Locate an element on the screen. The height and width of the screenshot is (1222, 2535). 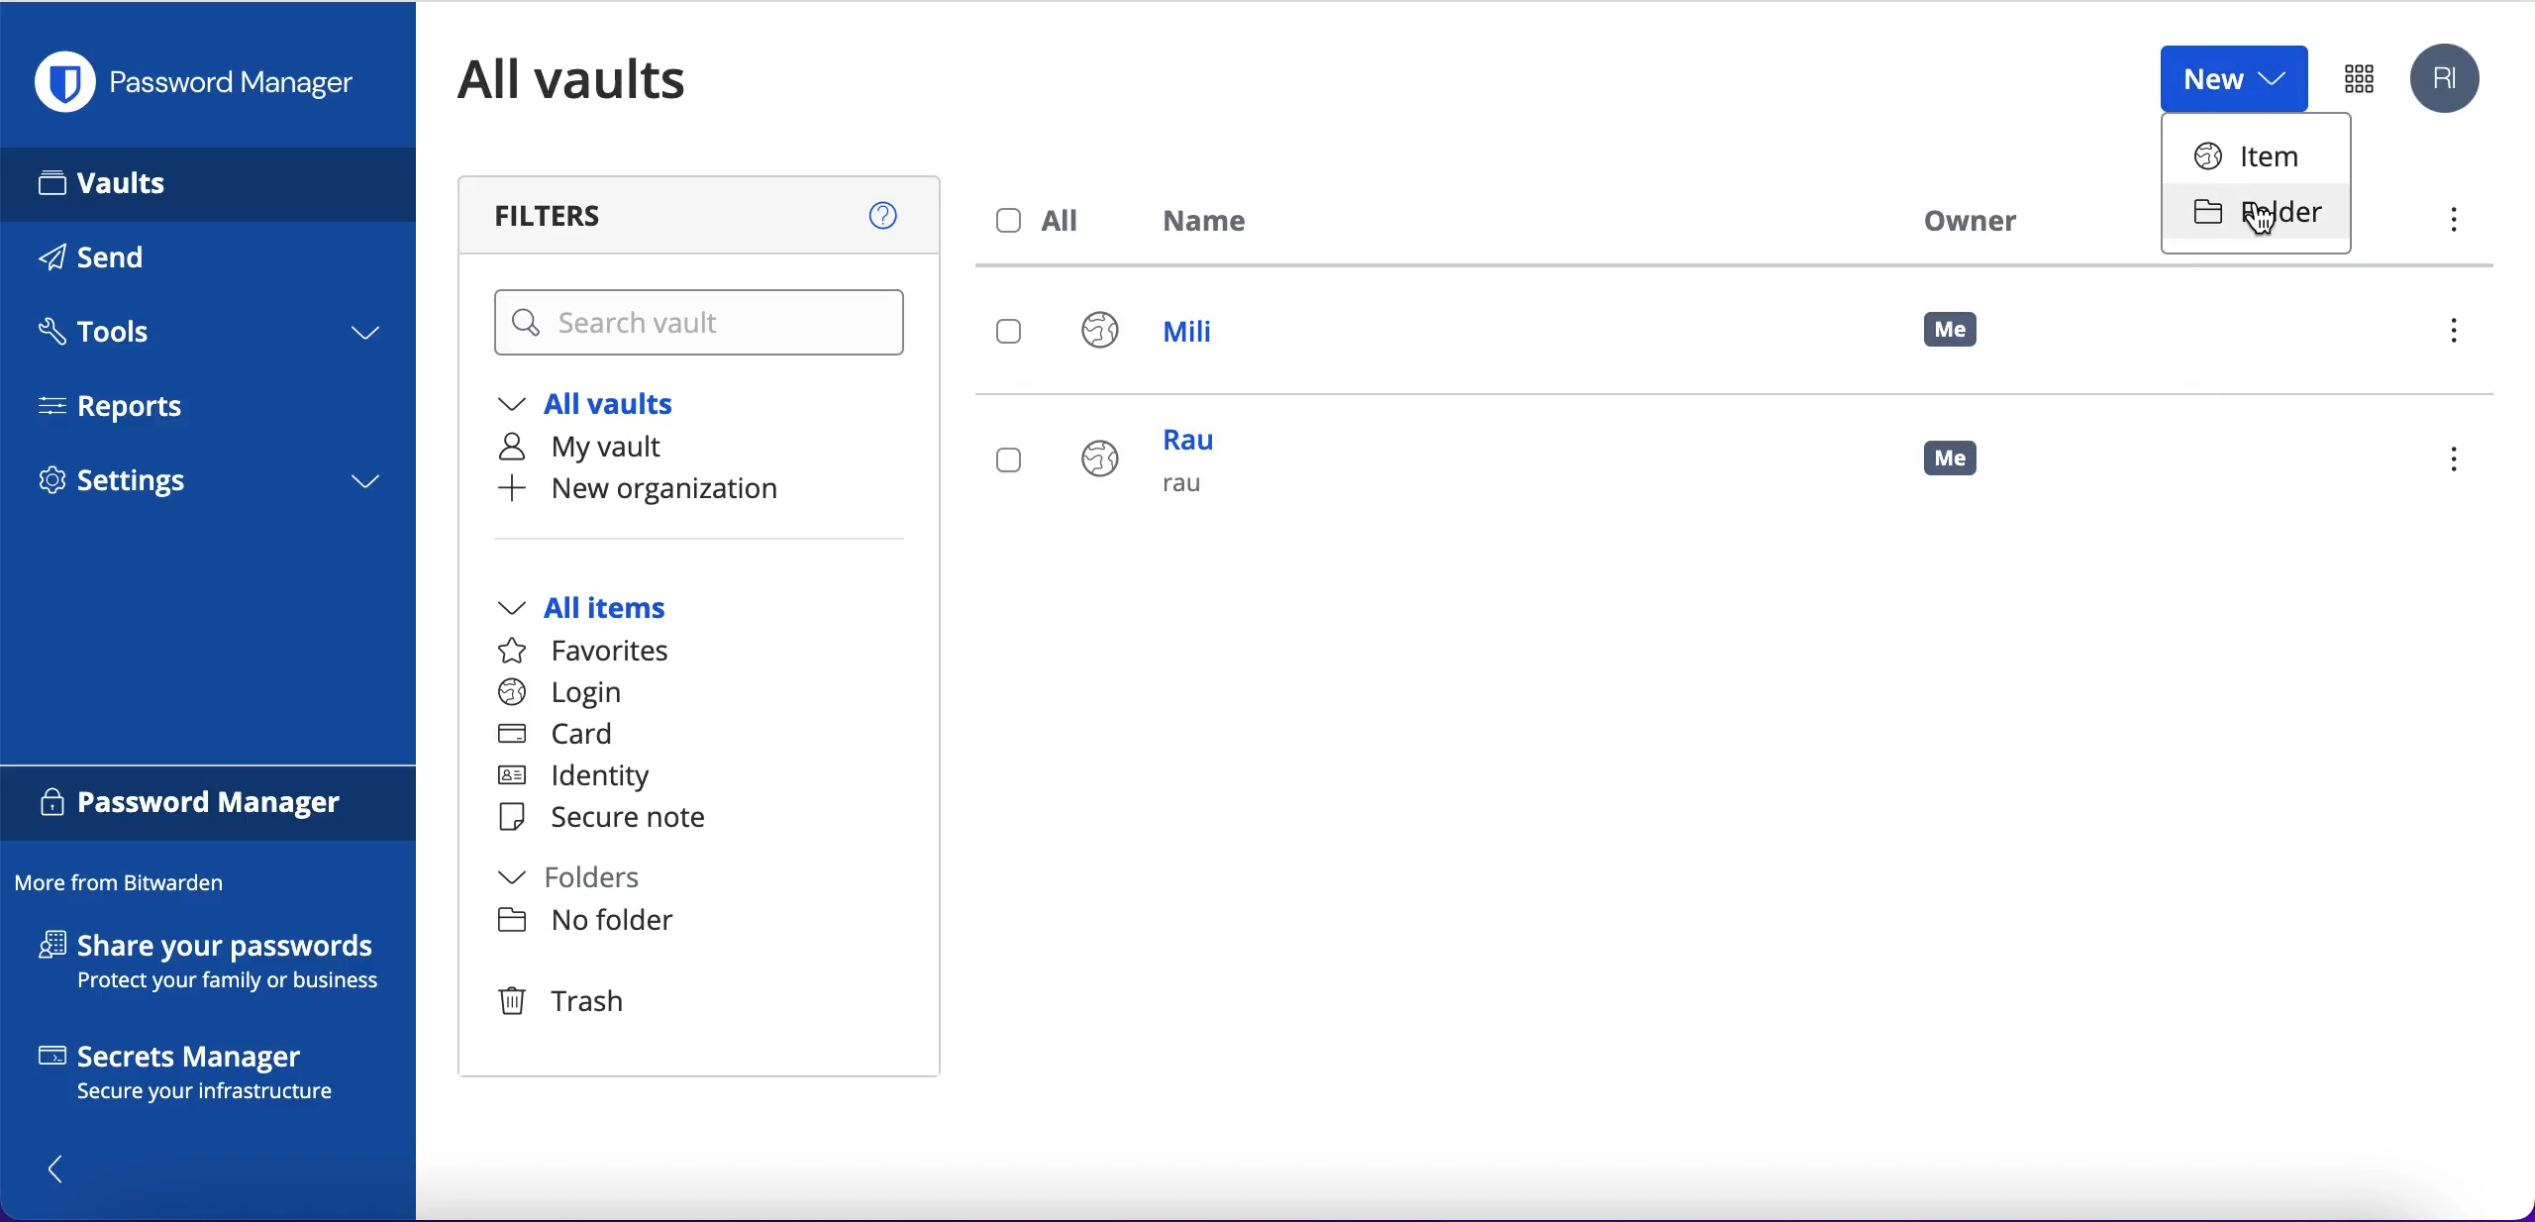
my vault is located at coordinates (602, 449).